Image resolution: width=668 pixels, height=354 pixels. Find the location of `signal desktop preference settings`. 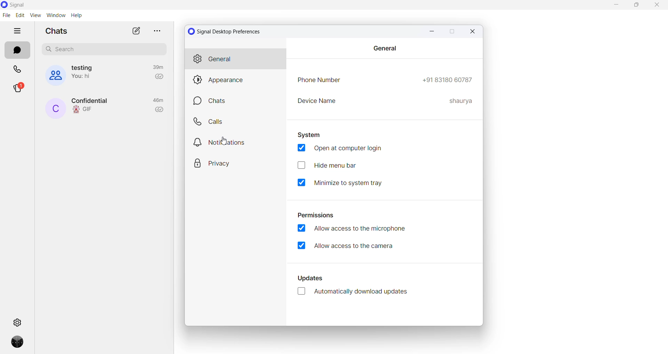

signal desktop preference settings is located at coordinates (229, 31).